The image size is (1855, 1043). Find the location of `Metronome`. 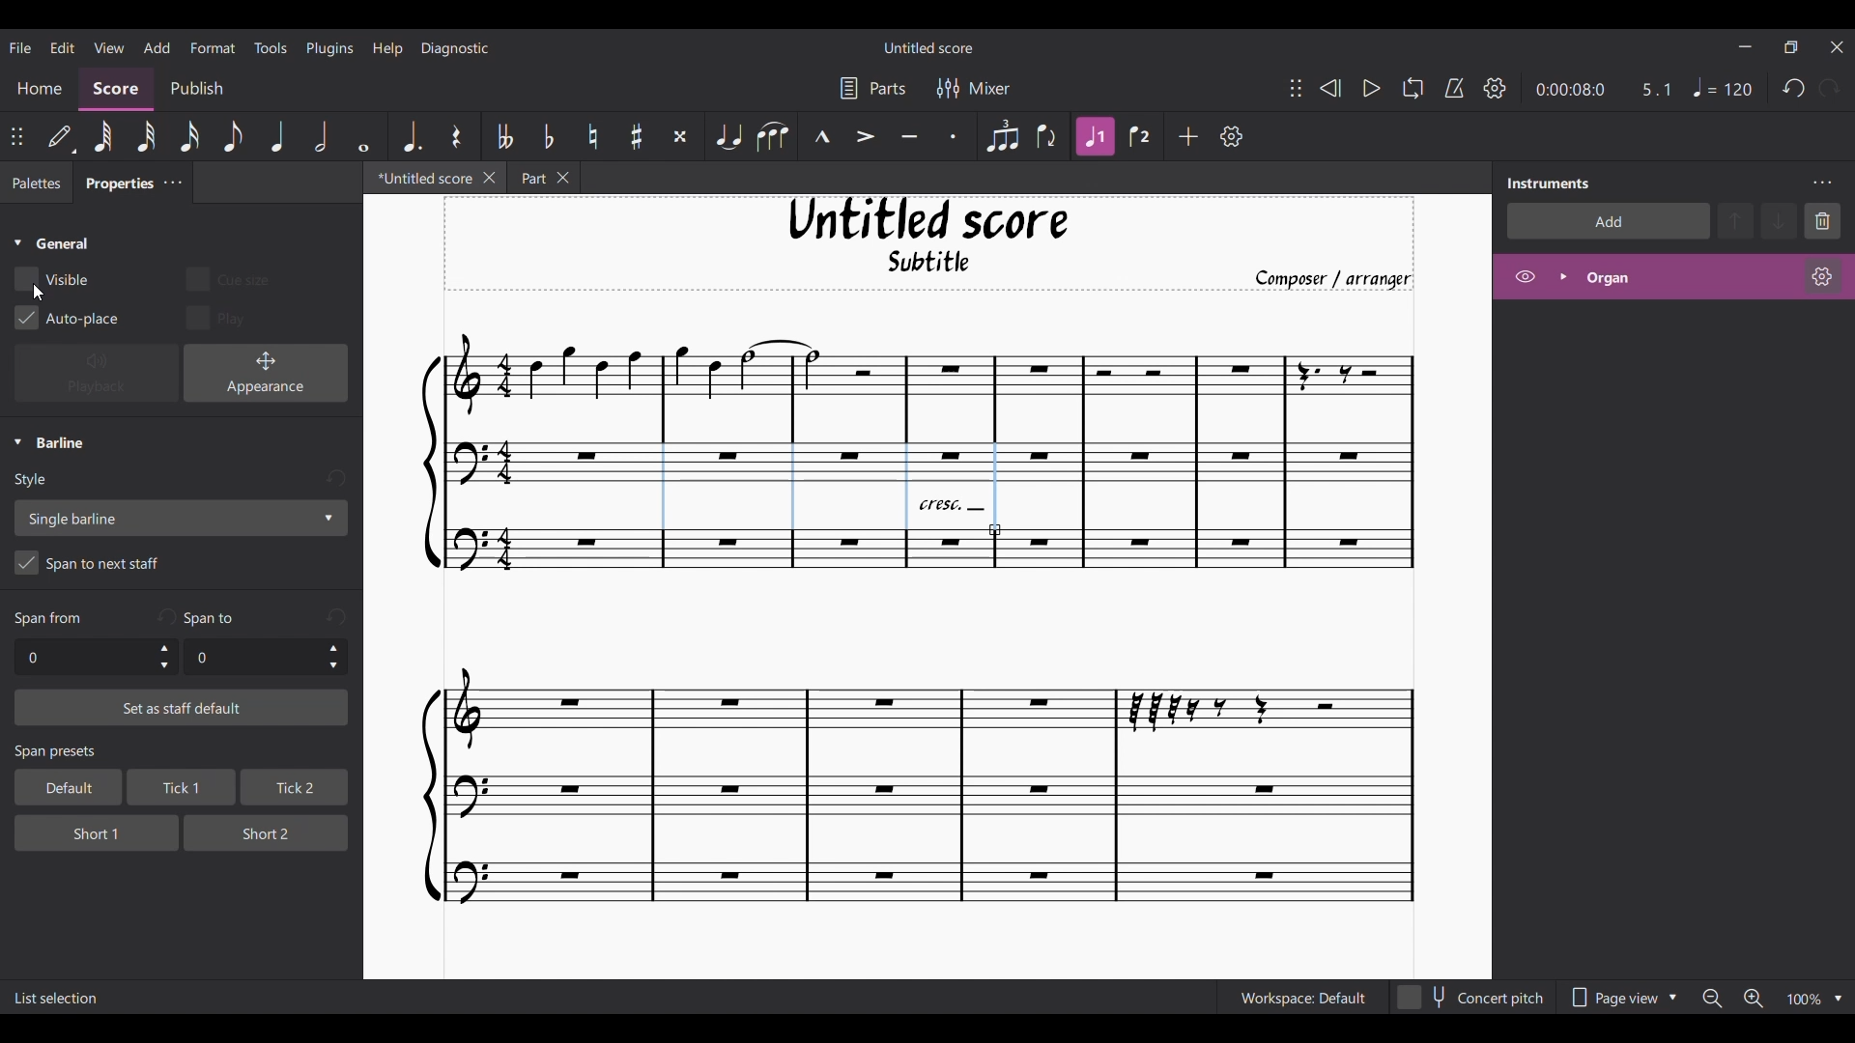

Metronome is located at coordinates (1454, 88).